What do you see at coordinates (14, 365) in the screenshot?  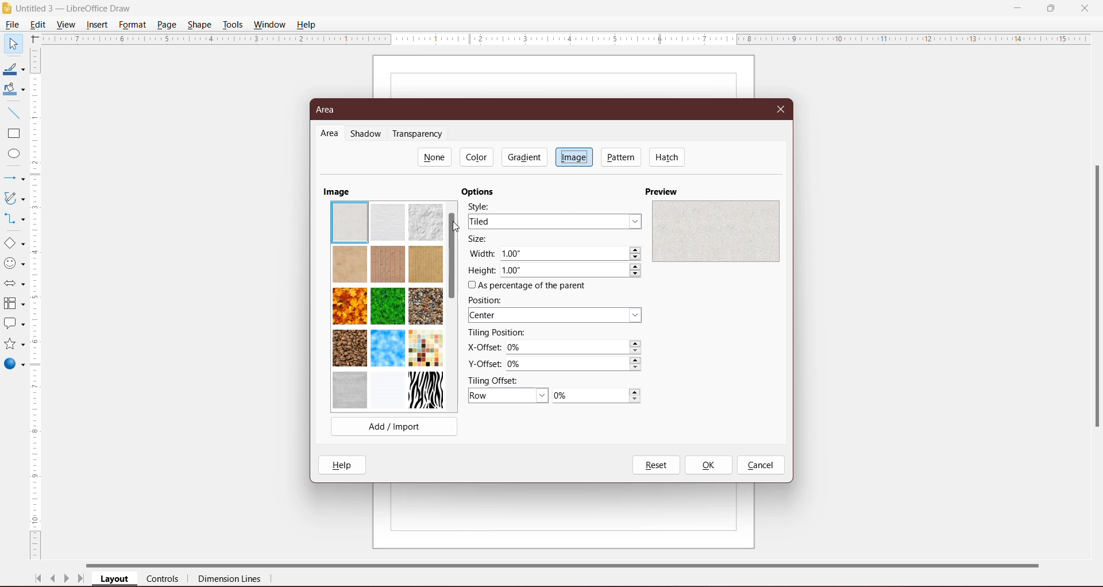 I see `3D objects` at bounding box center [14, 365].